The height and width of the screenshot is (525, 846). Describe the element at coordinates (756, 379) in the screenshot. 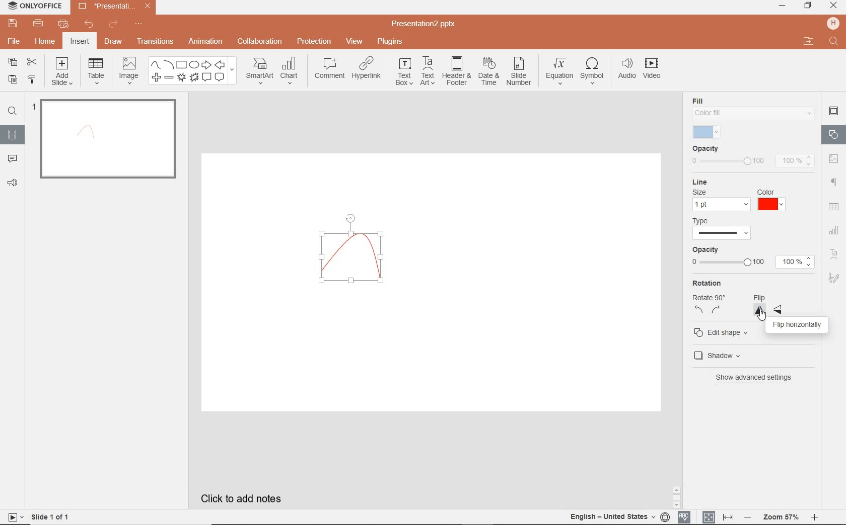

I see `show advanced settings` at that location.